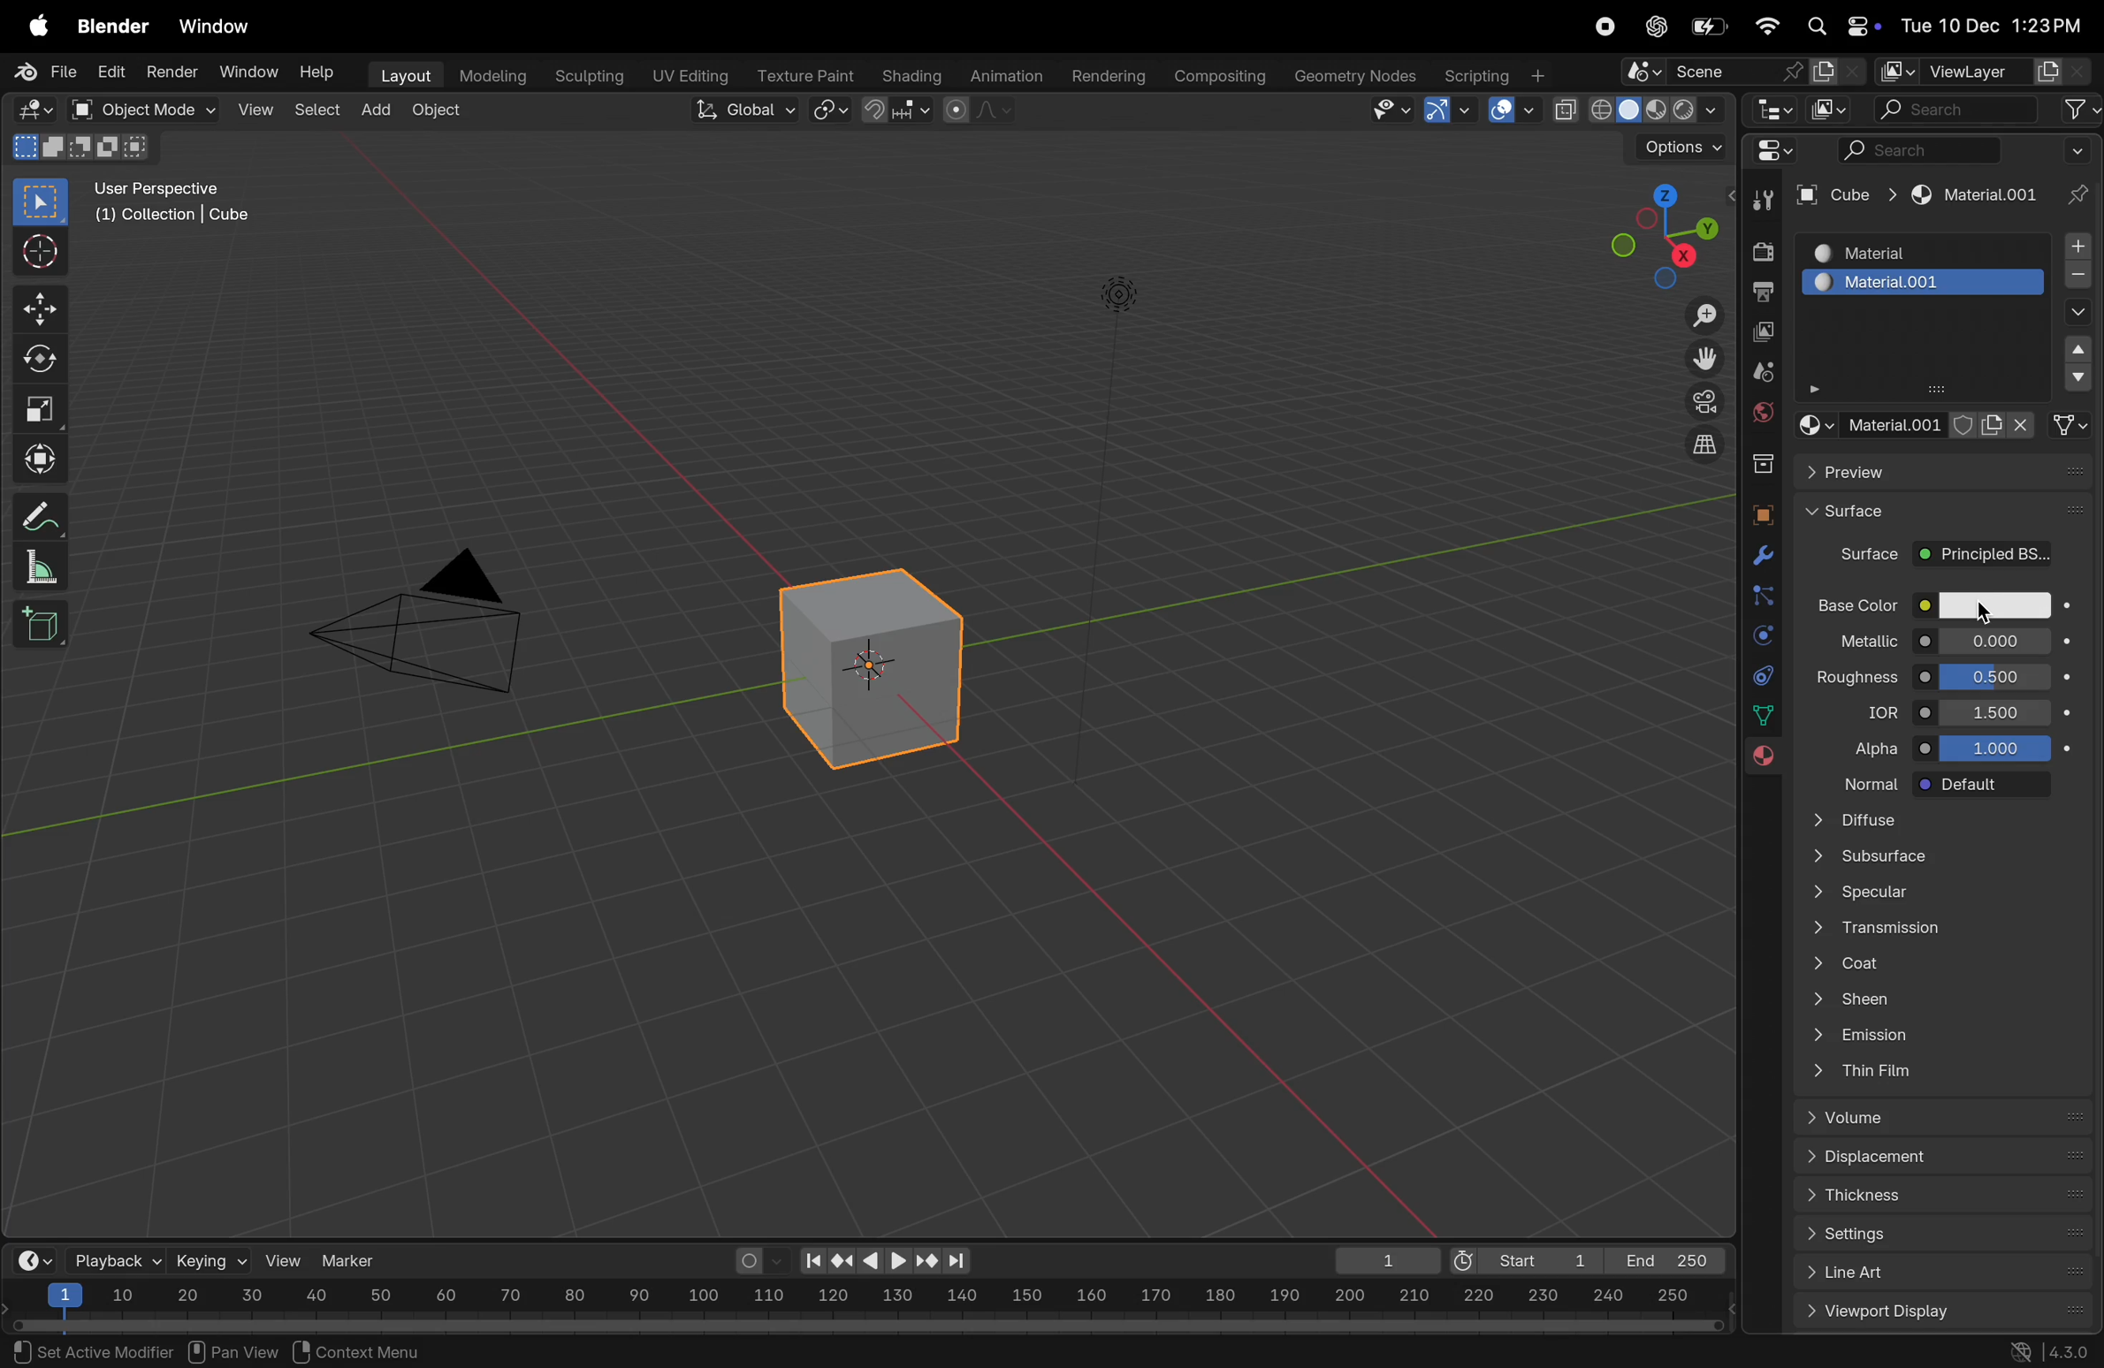  I want to click on surface, so click(1948, 513).